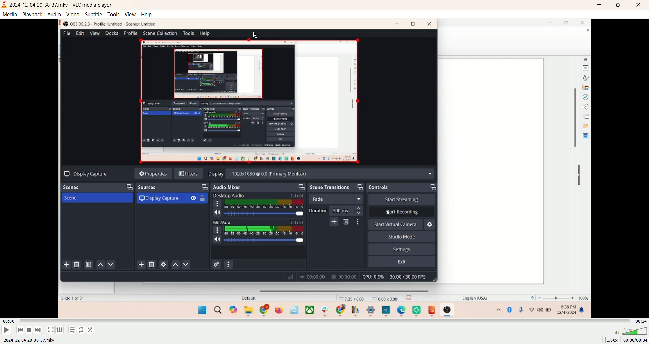 The height and width of the screenshot is (344, 649). Describe the element at coordinates (29, 341) in the screenshot. I see `date` at that location.